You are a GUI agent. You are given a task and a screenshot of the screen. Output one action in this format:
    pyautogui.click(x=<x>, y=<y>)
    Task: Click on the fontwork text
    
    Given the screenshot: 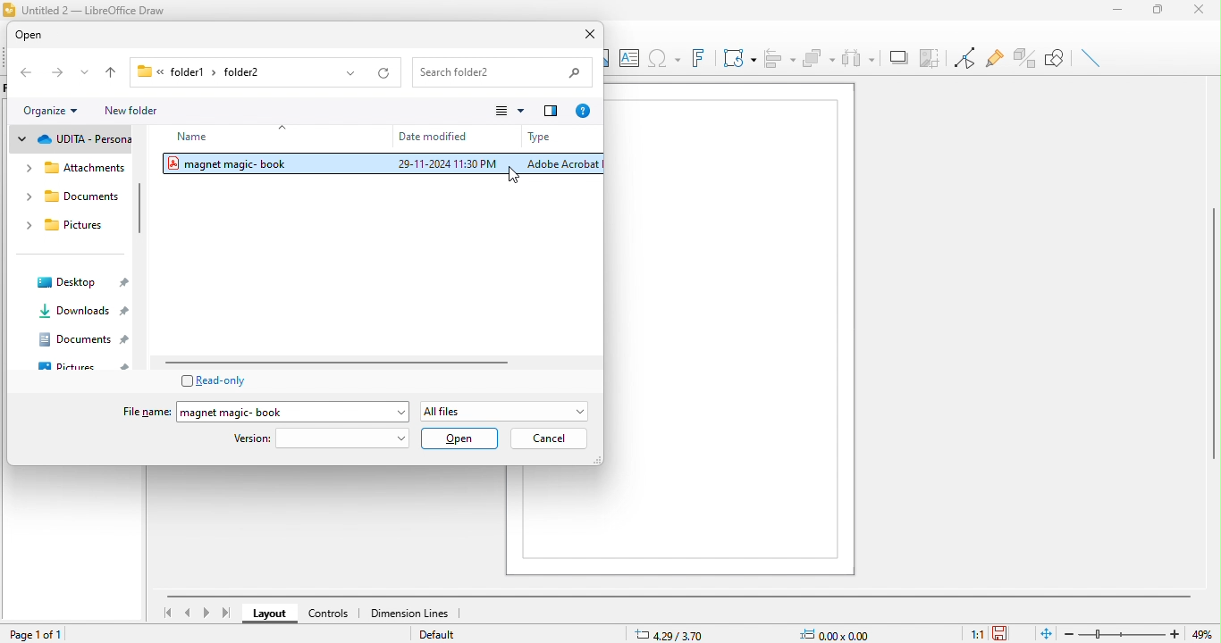 What is the action you would take?
    pyautogui.click(x=697, y=59)
    